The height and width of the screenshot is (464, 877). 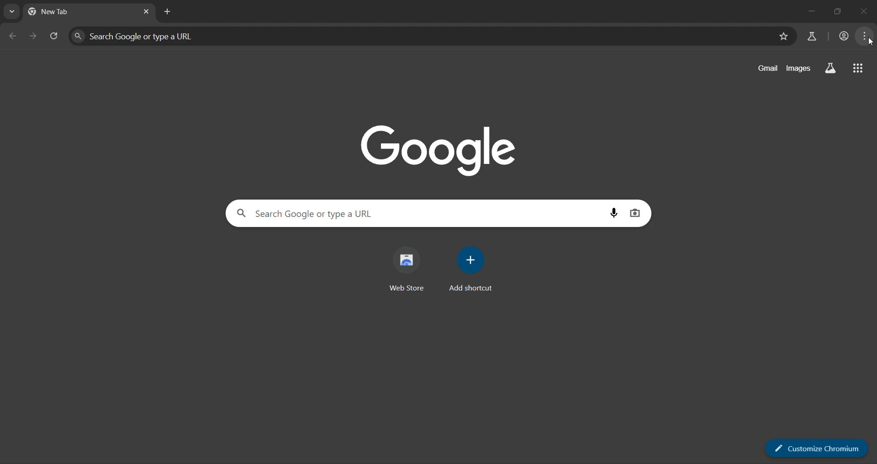 What do you see at coordinates (786, 38) in the screenshot?
I see `bookmark page` at bounding box center [786, 38].